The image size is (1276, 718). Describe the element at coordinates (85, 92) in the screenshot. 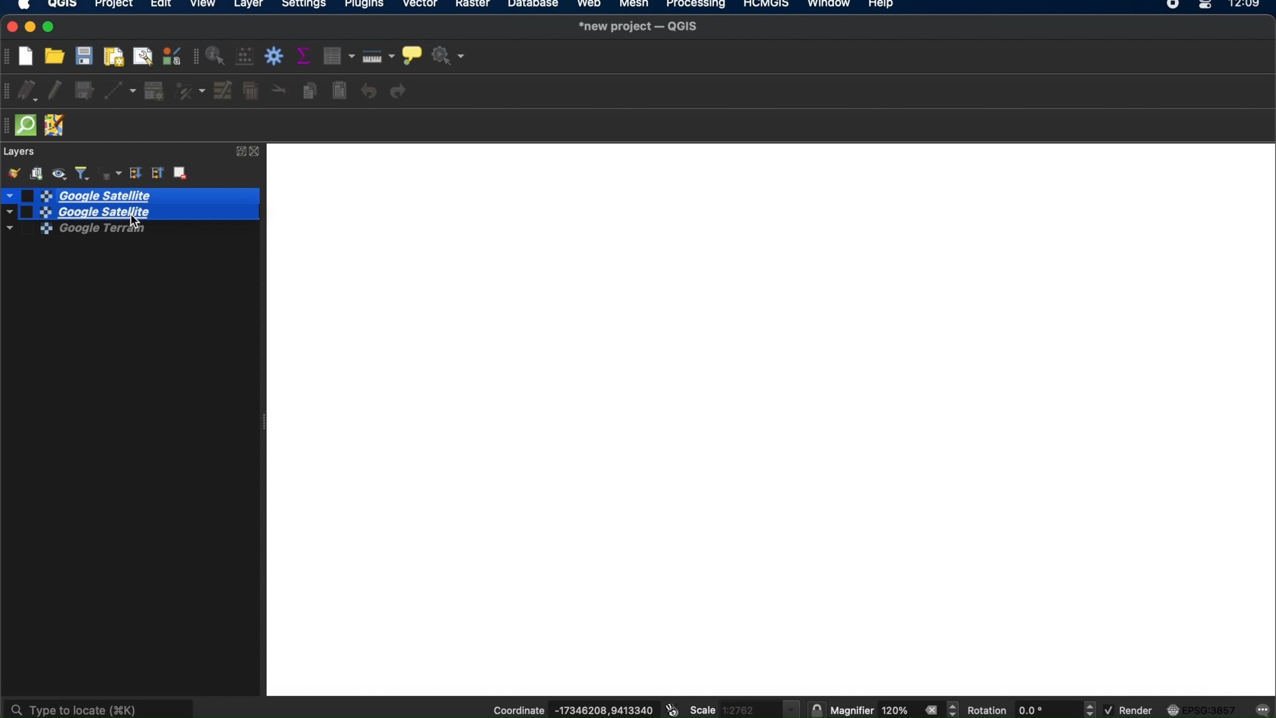

I see `save layer edits` at that location.